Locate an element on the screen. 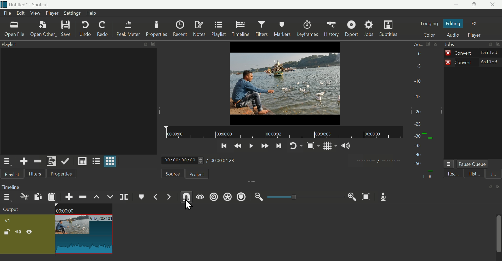 The image size is (502, 261). restore is located at coordinates (144, 44).